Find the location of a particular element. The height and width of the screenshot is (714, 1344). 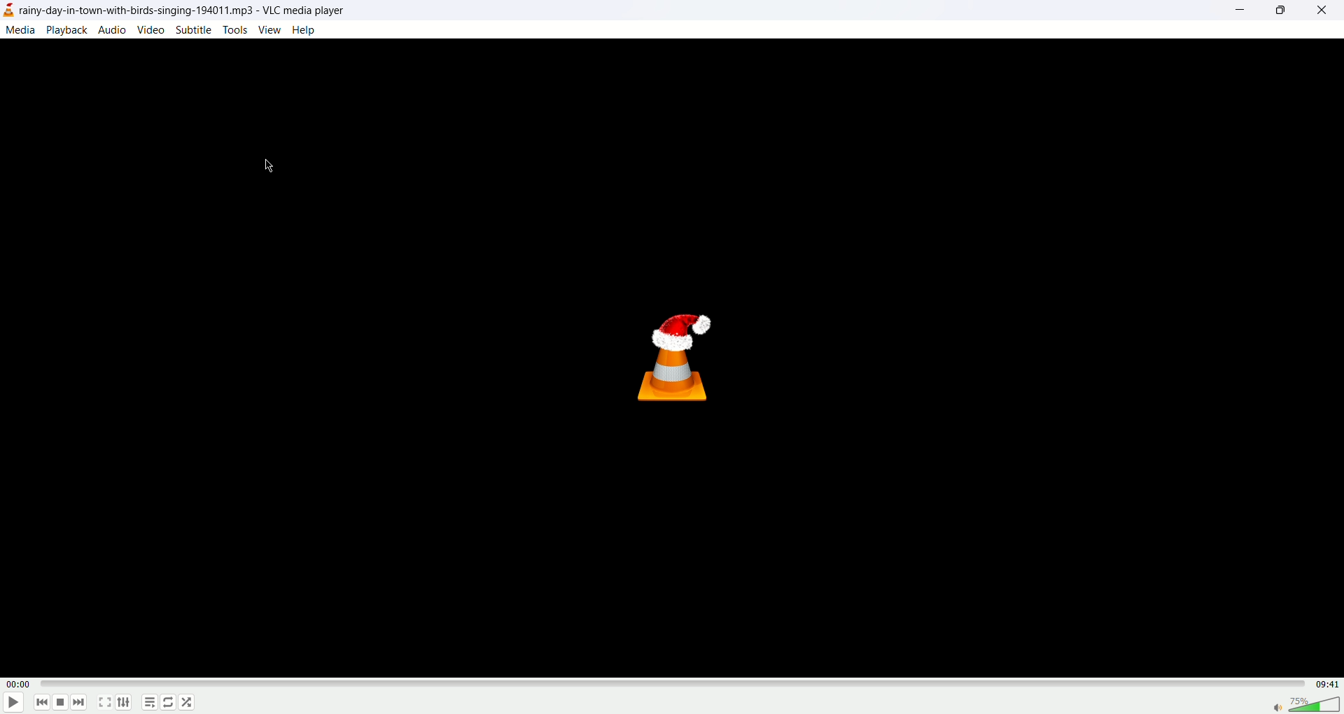

tools is located at coordinates (234, 30).